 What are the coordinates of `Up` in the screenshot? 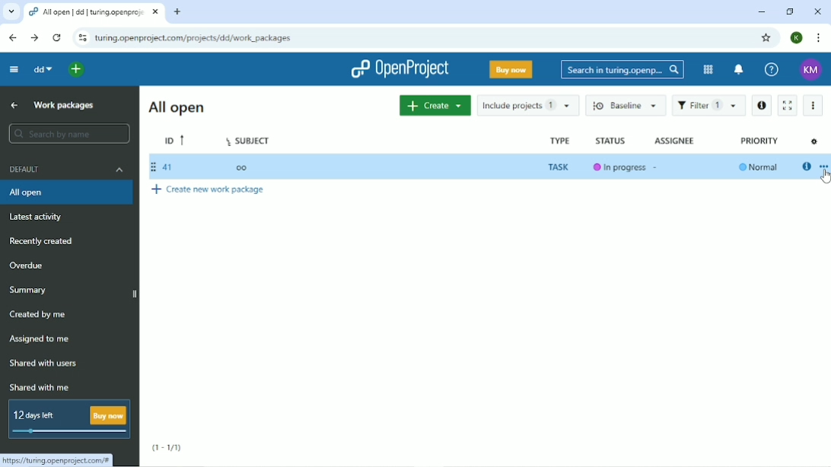 It's located at (12, 105).